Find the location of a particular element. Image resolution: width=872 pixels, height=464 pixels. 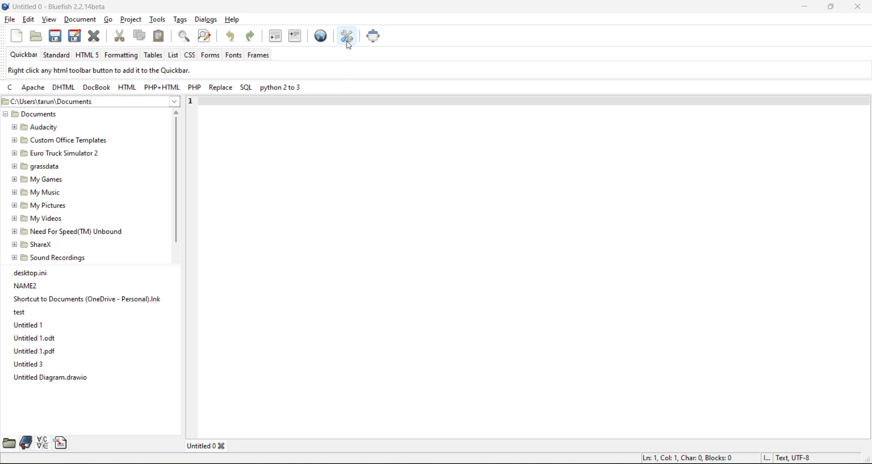

metadata is located at coordinates (98, 71).